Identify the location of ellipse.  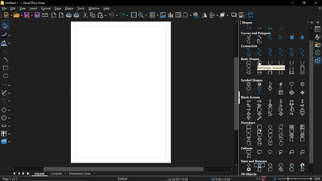
(6, 76).